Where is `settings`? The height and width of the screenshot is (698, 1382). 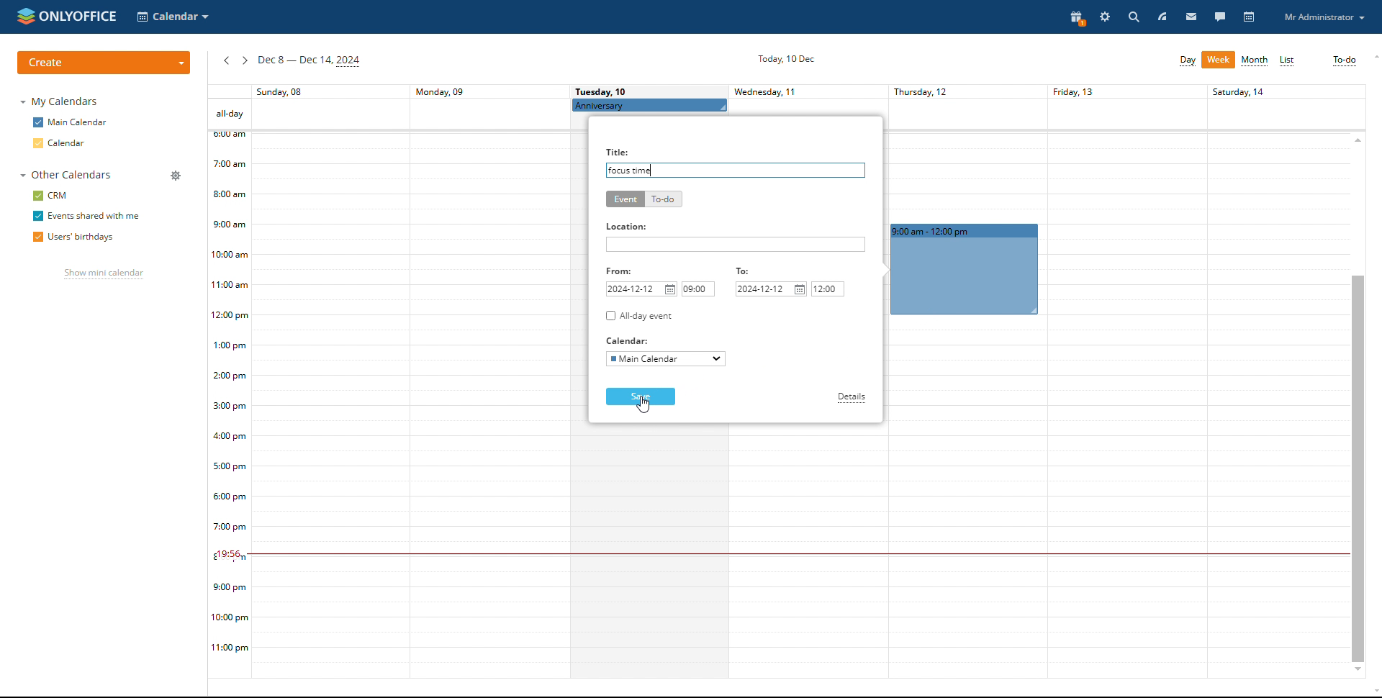
settings is located at coordinates (1104, 17).